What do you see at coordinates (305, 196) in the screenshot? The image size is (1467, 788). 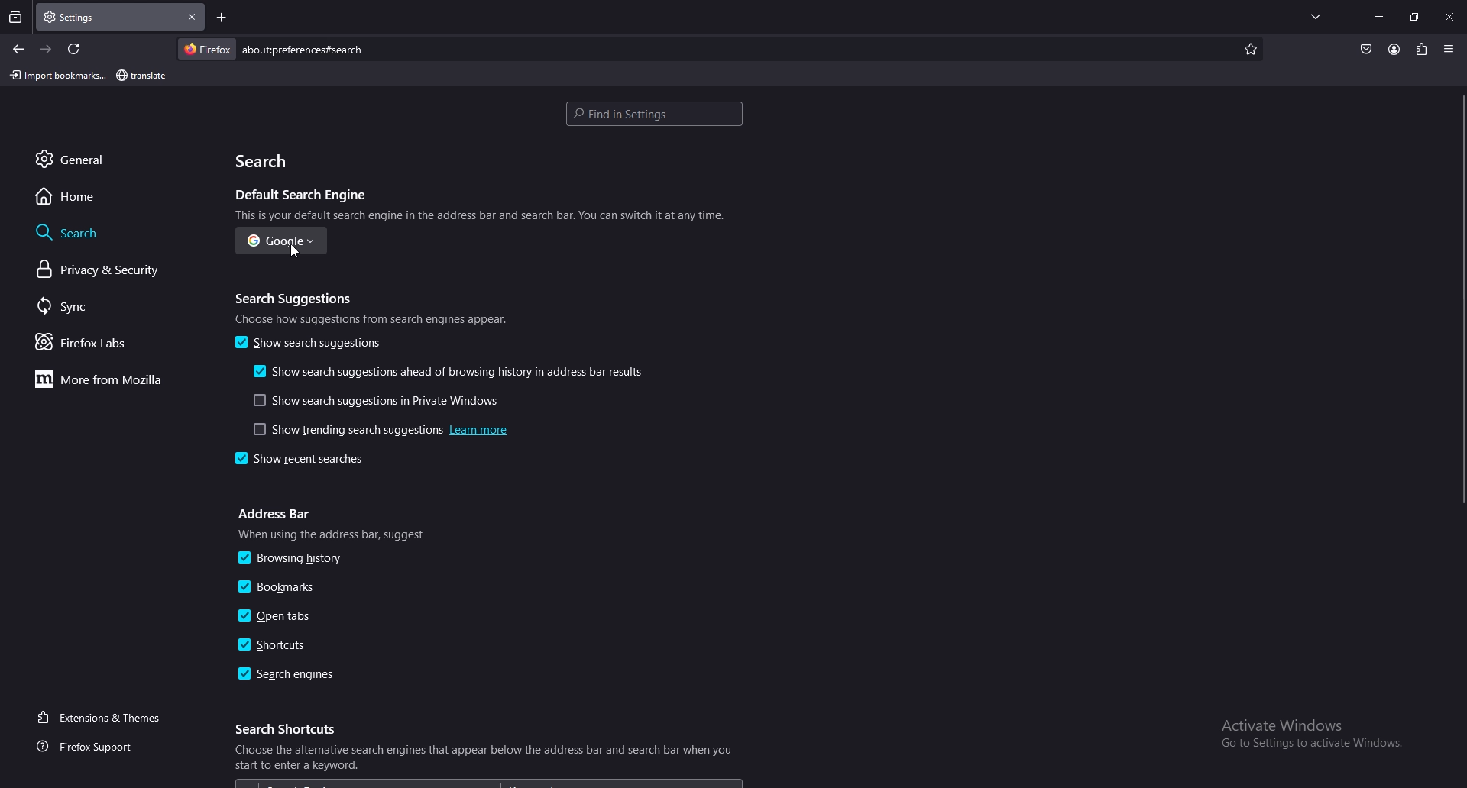 I see `default search engine` at bounding box center [305, 196].